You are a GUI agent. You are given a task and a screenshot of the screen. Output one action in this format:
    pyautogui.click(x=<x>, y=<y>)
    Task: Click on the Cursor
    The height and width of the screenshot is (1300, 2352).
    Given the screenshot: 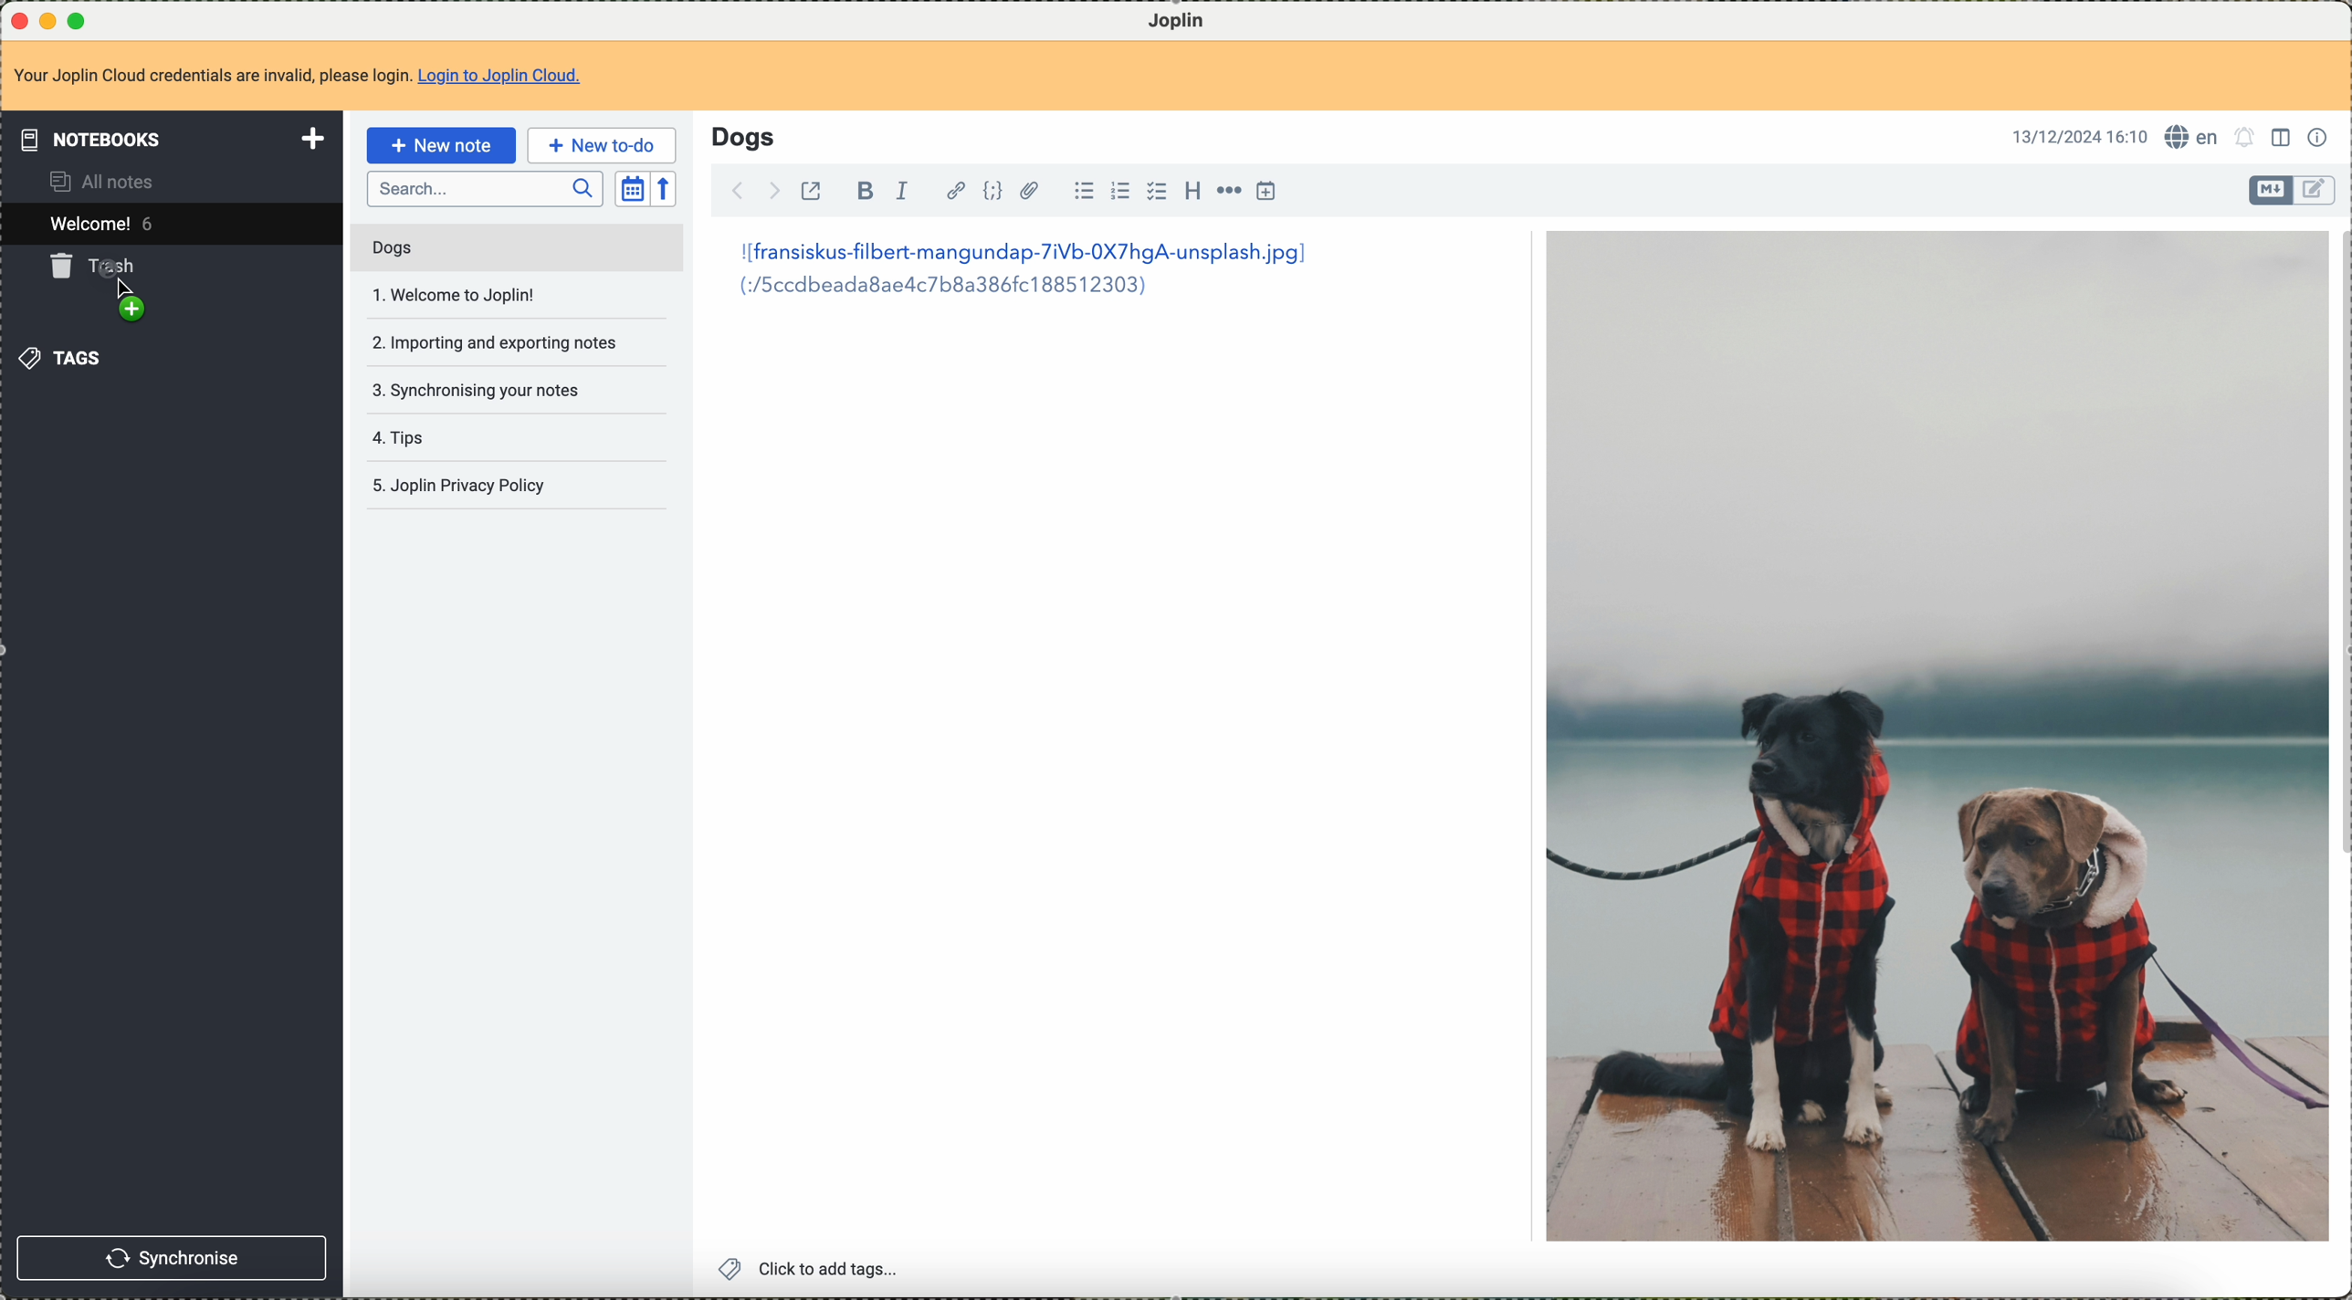 What is the action you would take?
    pyautogui.click(x=119, y=293)
    